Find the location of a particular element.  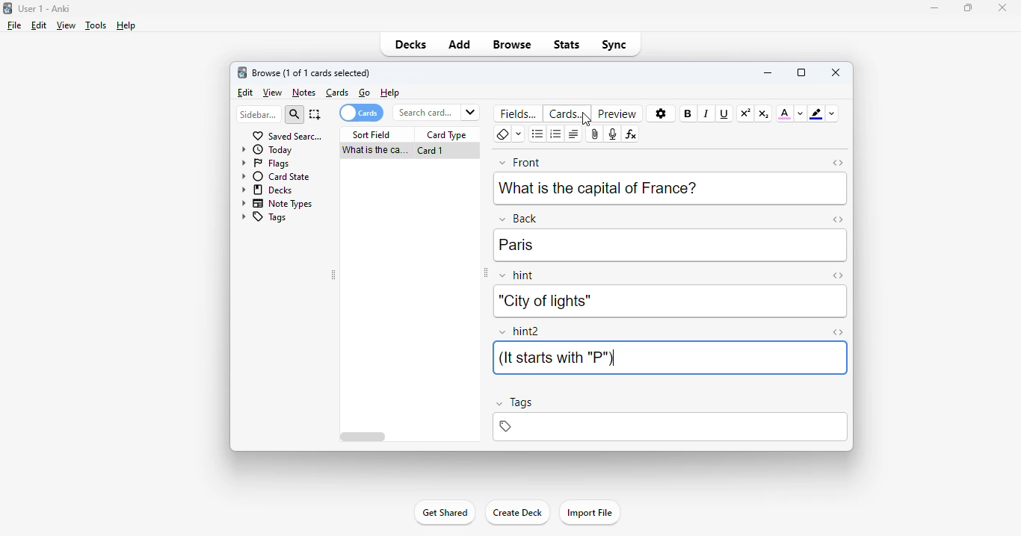

toggle HTML editor is located at coordinates (839, 163).